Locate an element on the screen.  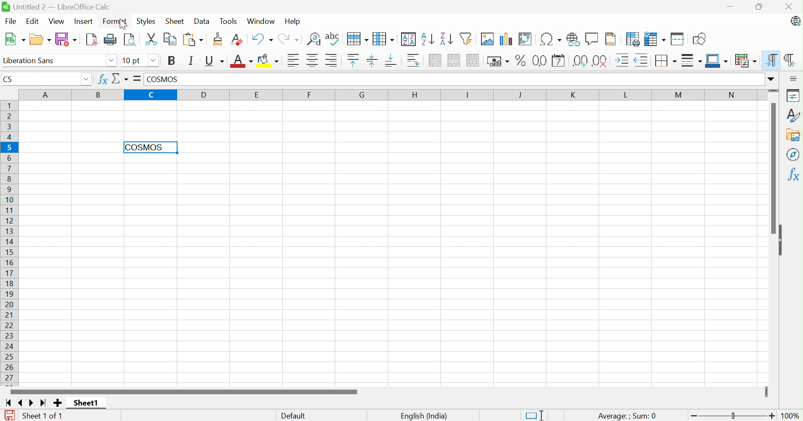
Align Bottom is located at coordinates (393, 62).